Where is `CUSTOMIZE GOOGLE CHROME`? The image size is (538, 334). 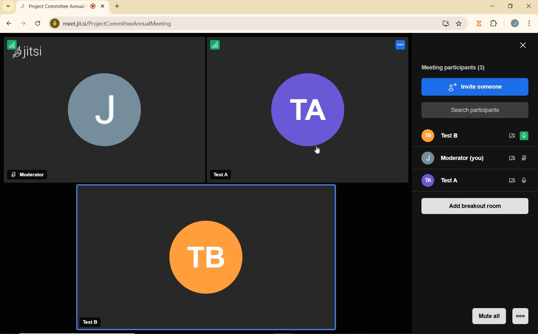 CUSTOMIZE GOOGLE CHROME is located at coordinates (529, 24).